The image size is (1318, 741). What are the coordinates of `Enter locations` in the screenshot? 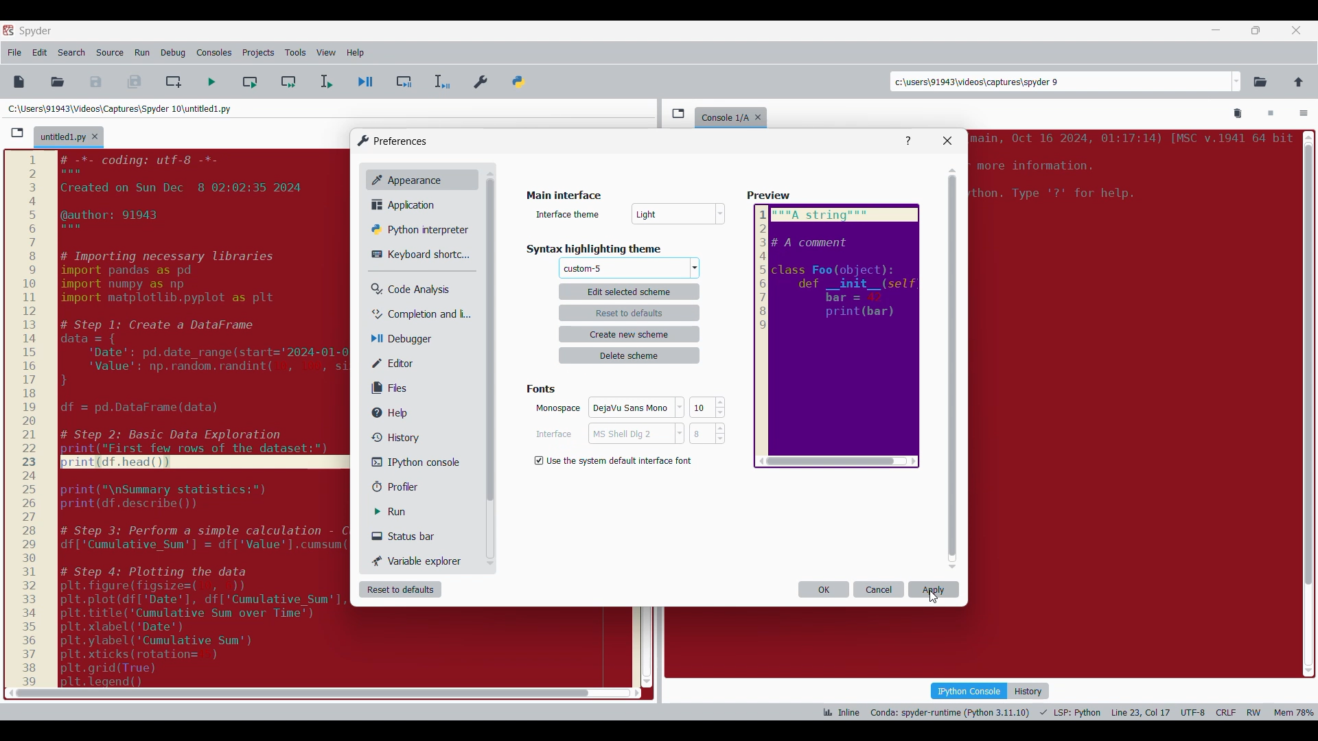 It's located at (1060, 82).